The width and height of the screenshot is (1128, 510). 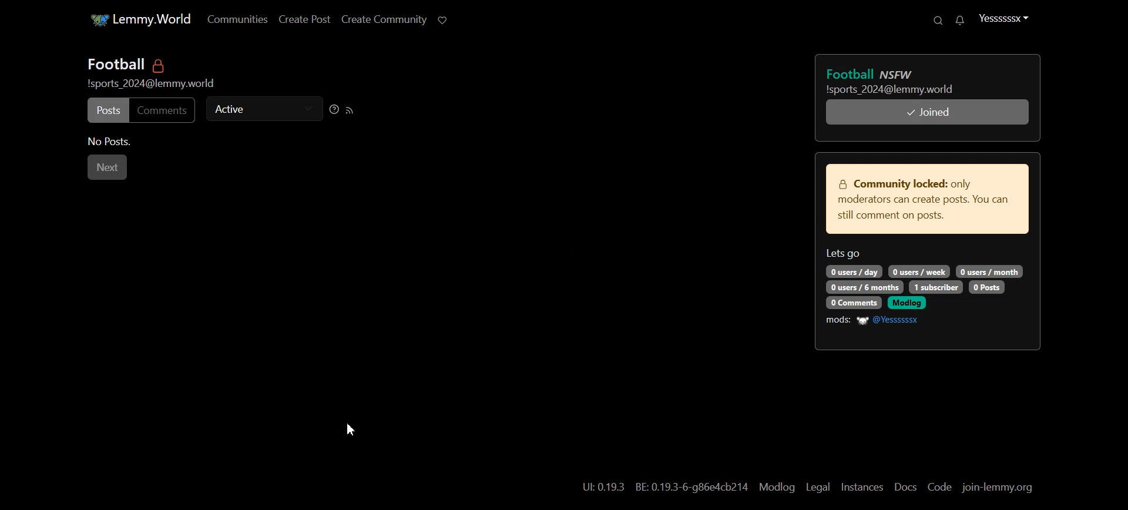 What do you see at coordinates (297, 19) in the screenshot?
I see `Create Post` at bounding box center [297, 19].